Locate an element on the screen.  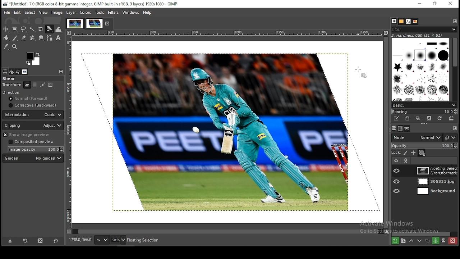
fuzzy selection tool is located at coordinates (33, 30).